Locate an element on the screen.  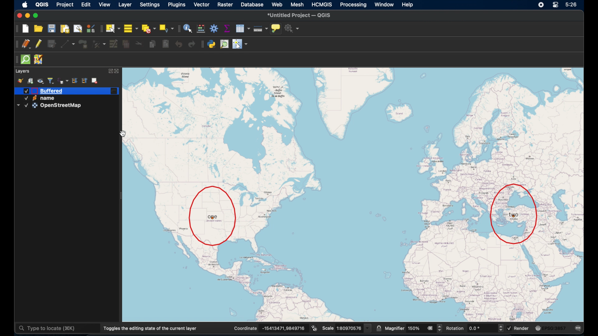
window is located at coordinates (383, 4).